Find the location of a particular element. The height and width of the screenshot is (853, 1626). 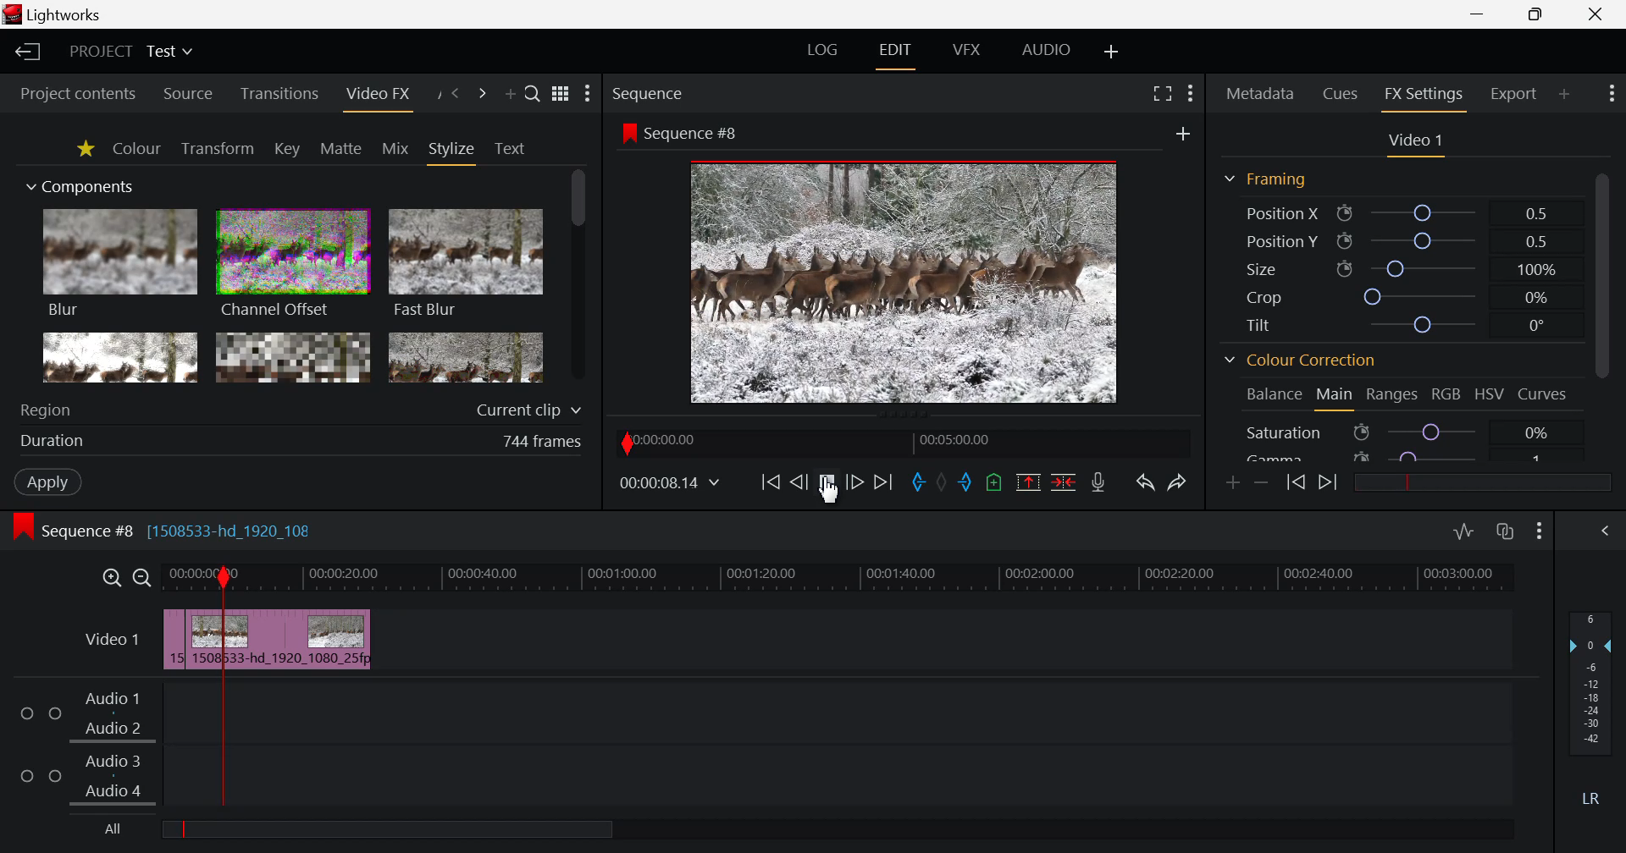

First Clip Cut is located at coordinates (187, 643).